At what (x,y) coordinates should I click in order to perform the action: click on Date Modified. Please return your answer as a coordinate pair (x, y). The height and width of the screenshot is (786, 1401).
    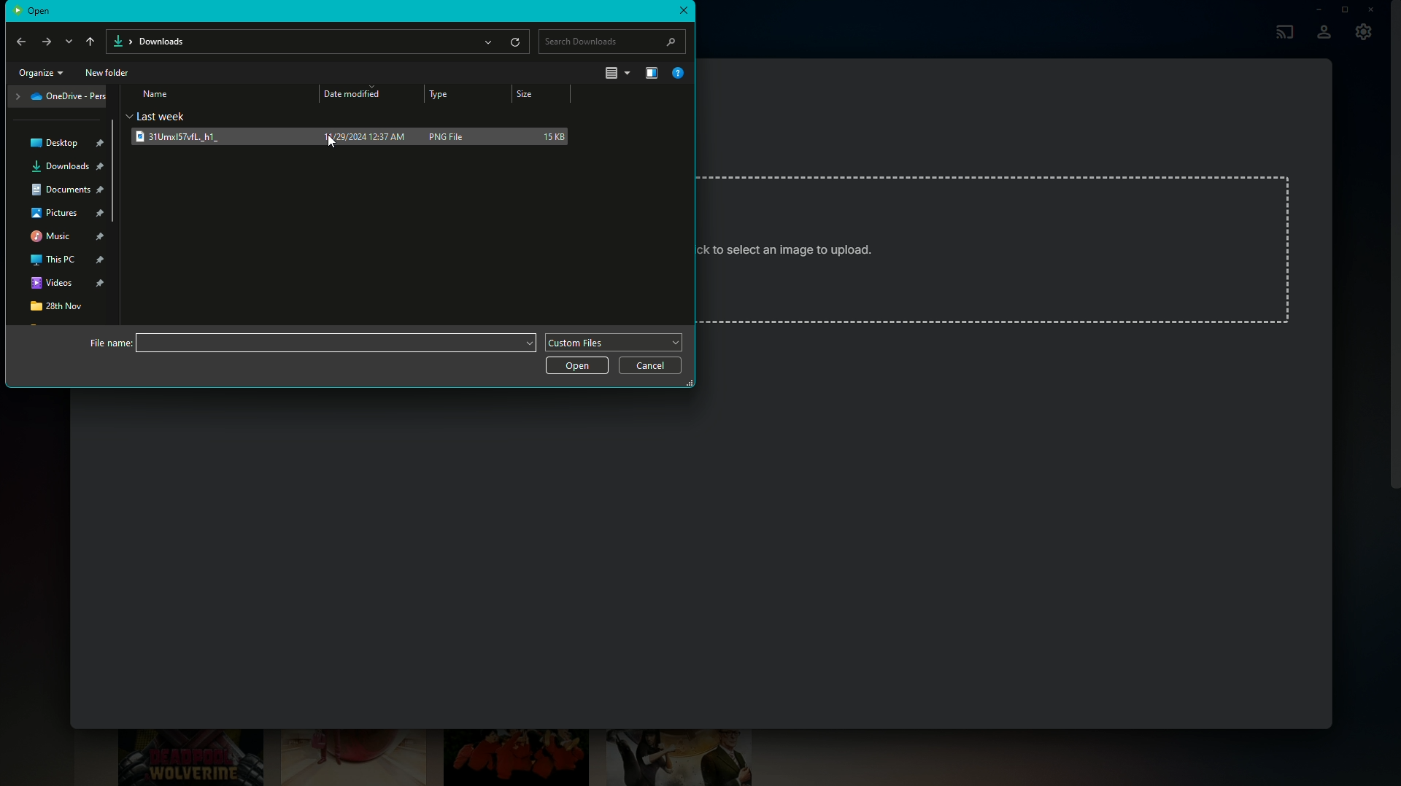
    Looking at the image, I should click on (355, 95).